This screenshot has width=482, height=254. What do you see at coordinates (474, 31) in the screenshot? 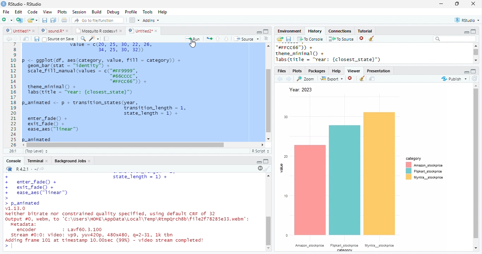
I see `maximize` at bounding box center [474, 31].